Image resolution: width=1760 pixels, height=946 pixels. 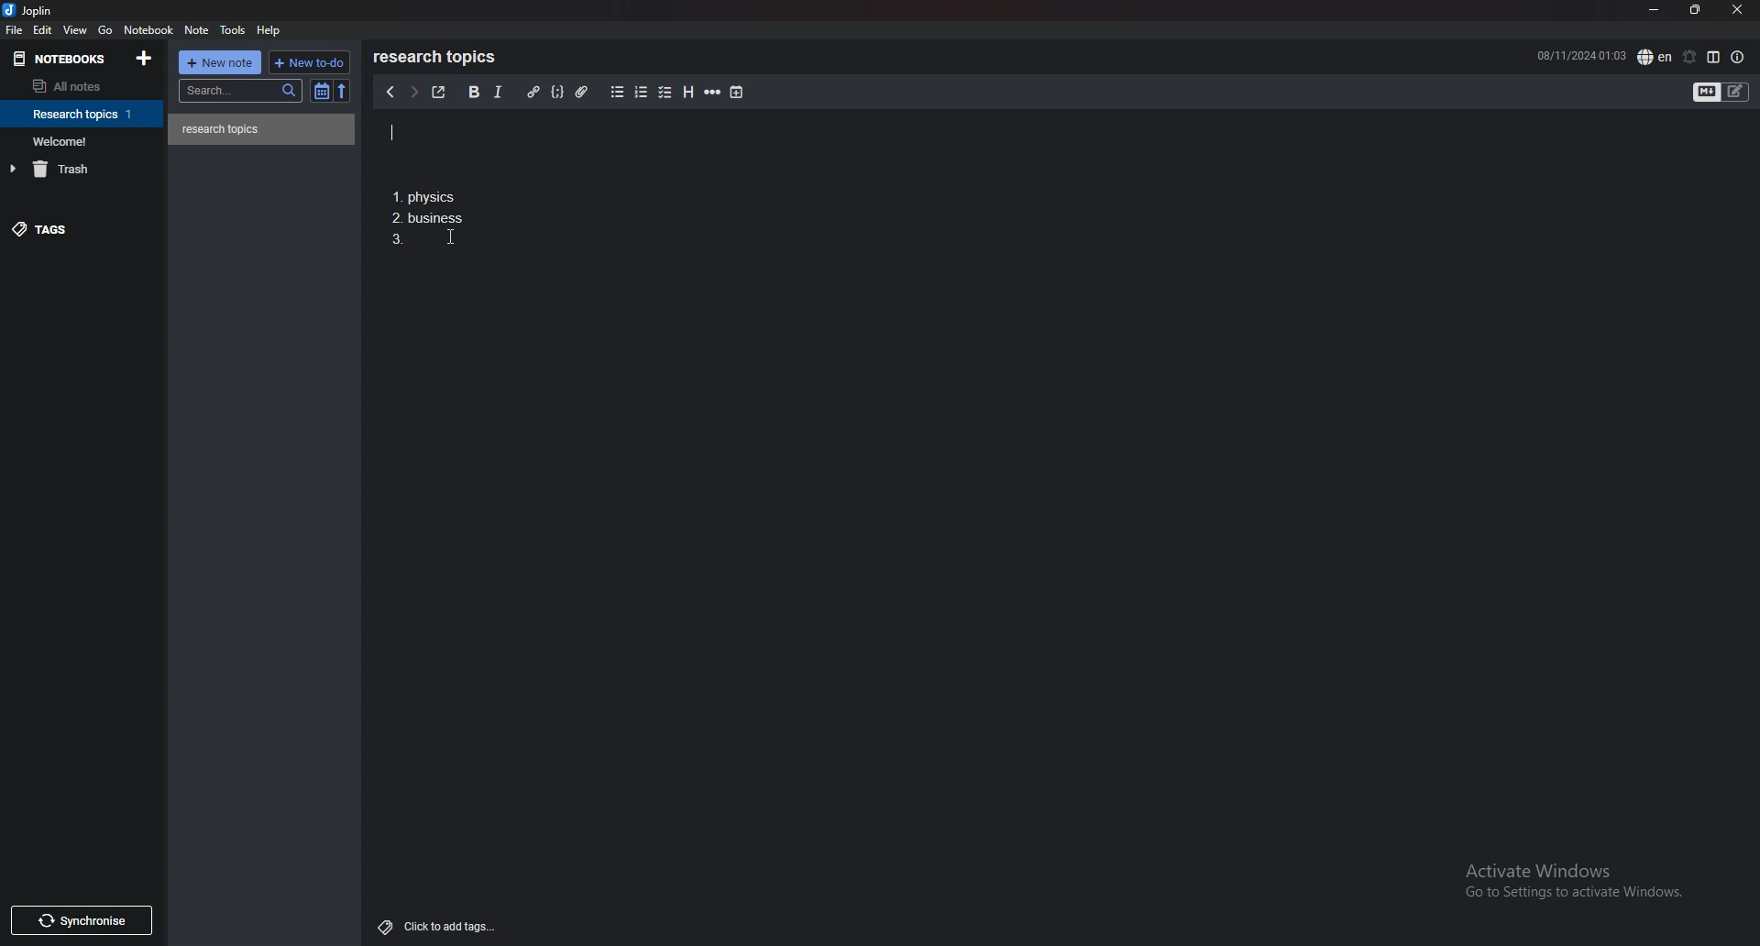 I want to click on resize, so click(x=1694, y=9).